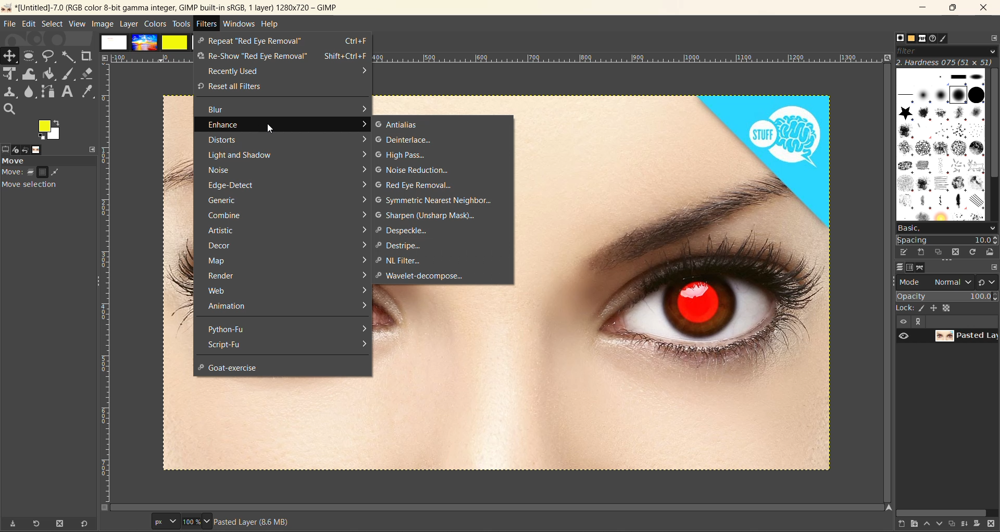  I want to click on patterns , so click(906, 37).